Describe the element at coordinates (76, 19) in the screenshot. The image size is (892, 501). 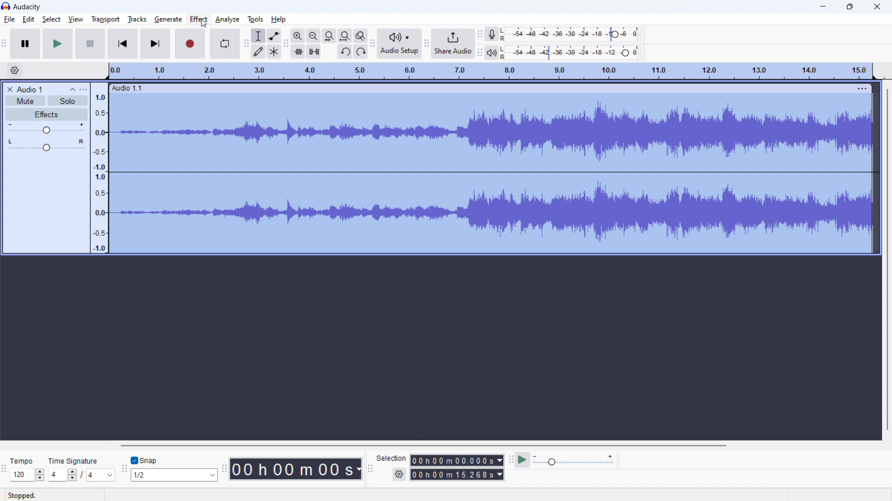
I see `view` at that location.